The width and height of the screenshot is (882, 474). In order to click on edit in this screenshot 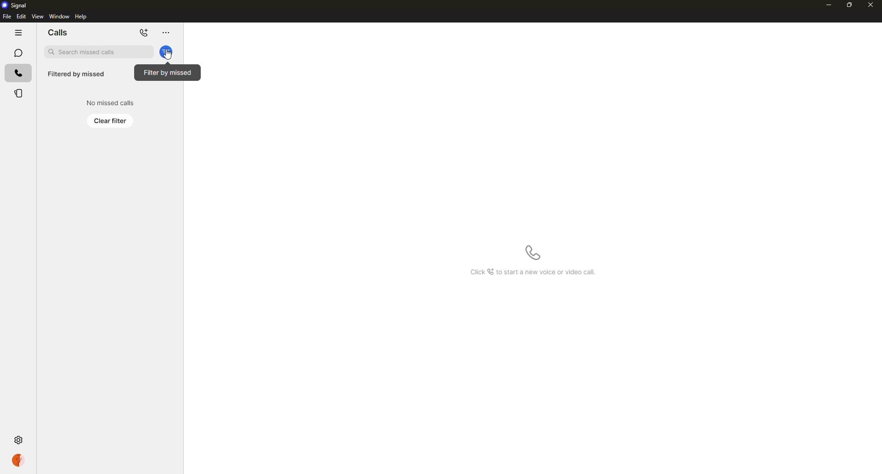, I will do `click(21, 16)`.